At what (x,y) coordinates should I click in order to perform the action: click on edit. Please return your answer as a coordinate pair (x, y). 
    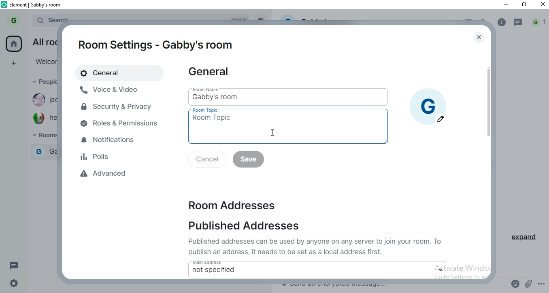
    Looking at the image, I should click on (441, 119).